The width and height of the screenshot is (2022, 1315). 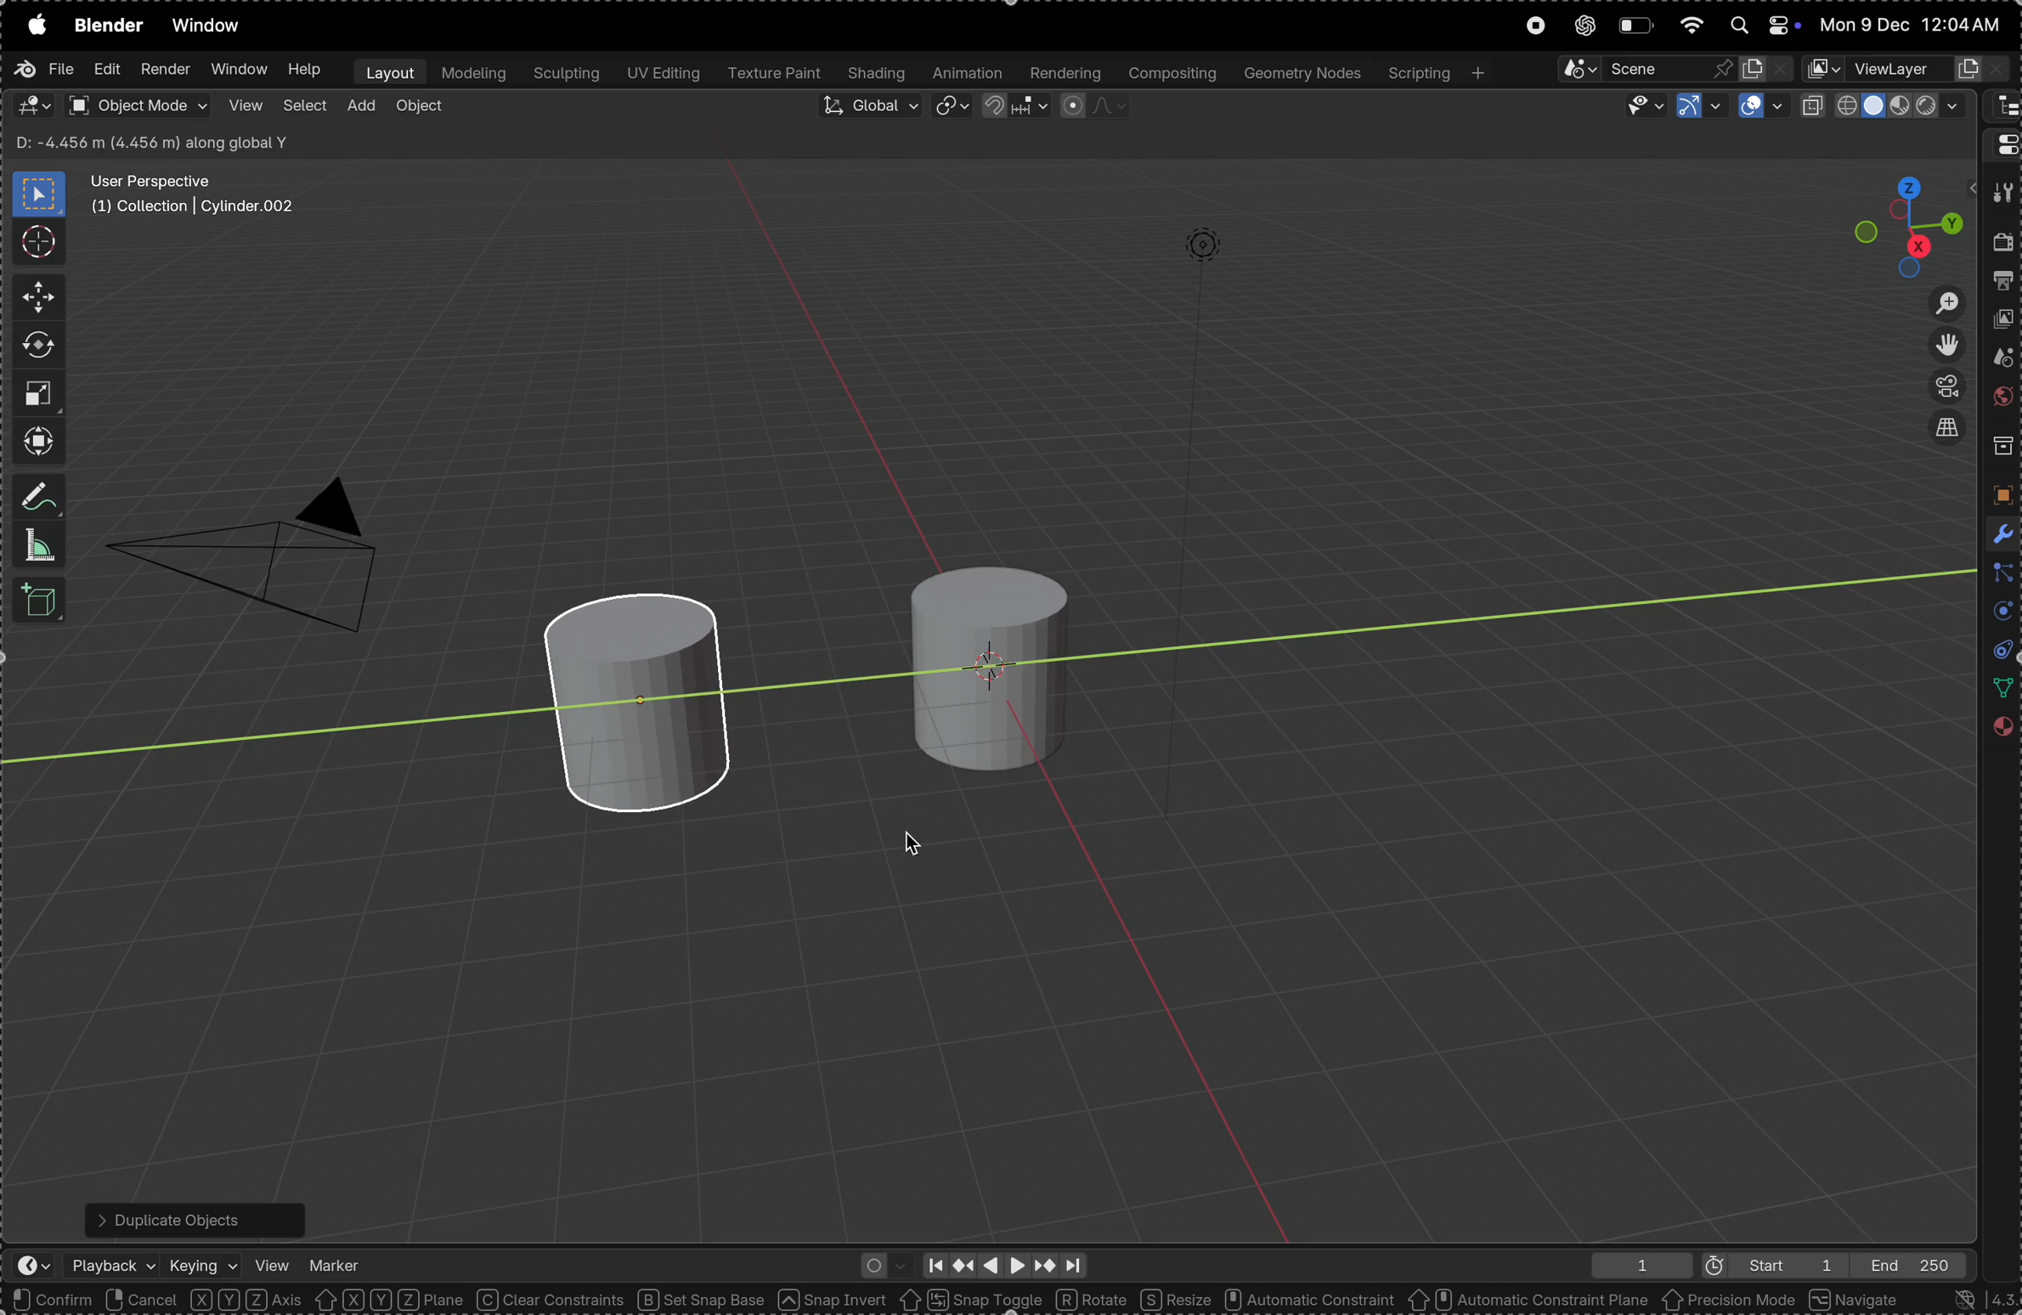 I want to click on render, so click(x=165, y=70).